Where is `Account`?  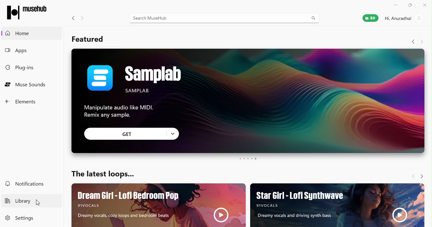 Account is located at coordinates (405, 19).